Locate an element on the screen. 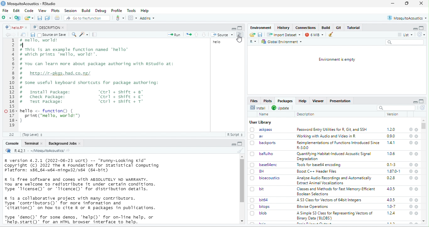 This screenshot has width=429, height=227. DESCRIPTION is located at coordinates (48, 27).